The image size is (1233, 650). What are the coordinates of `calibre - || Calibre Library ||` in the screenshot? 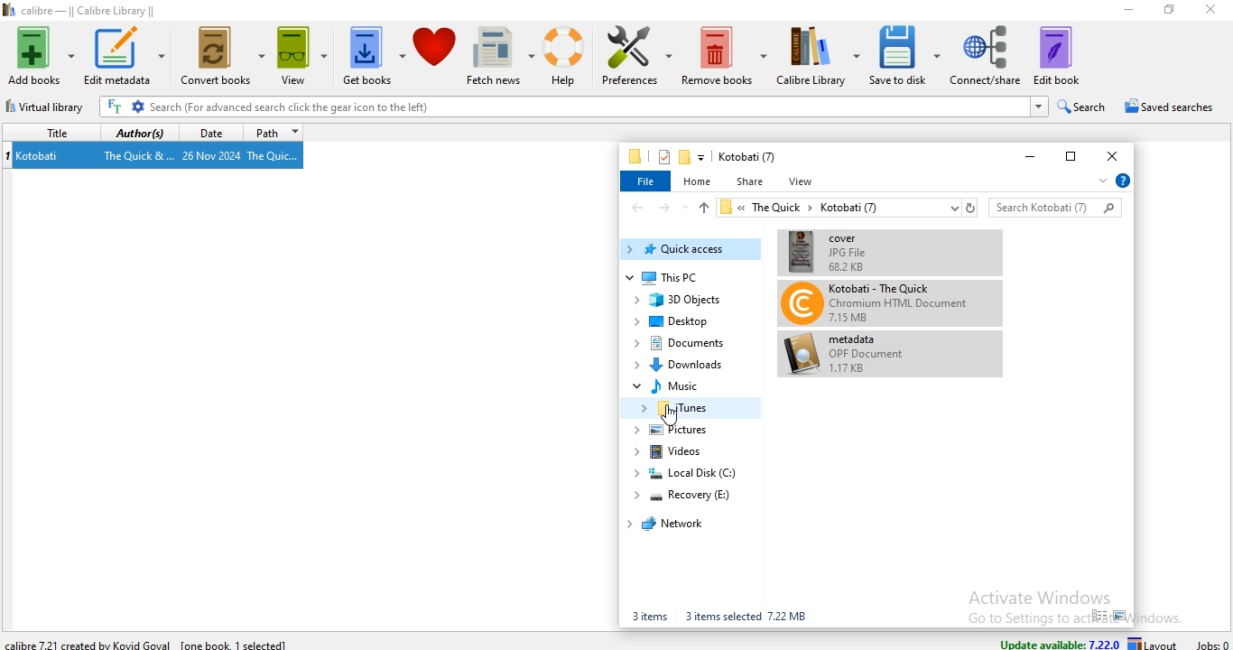 It's located at (88, 9).